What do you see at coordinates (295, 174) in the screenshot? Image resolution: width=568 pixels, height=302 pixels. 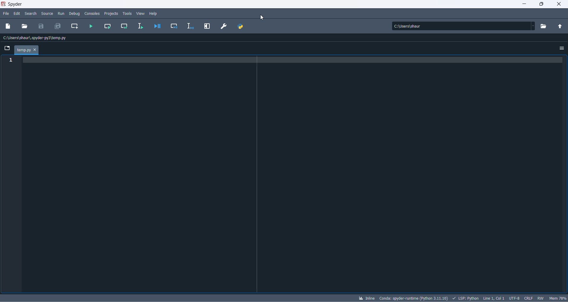 I see `code pad` at bounding box center [295, 174].